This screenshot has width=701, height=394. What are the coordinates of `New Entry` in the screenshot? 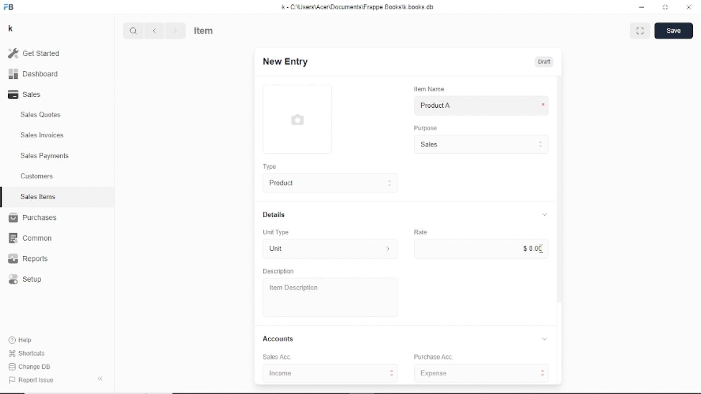 It's located at (285, 61).